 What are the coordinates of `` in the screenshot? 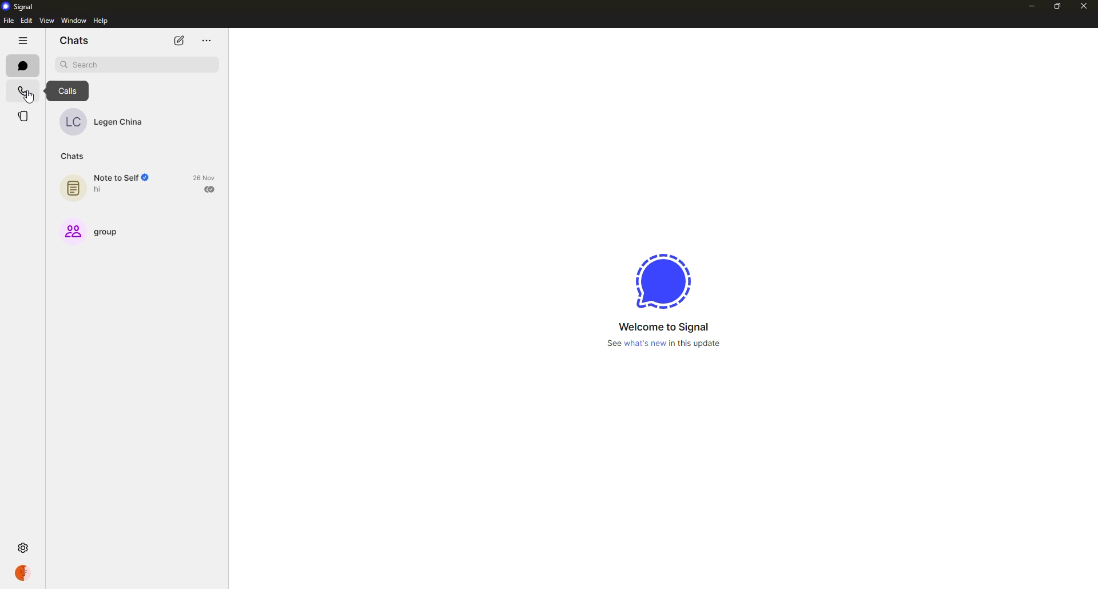 It's located at (1027, 6).